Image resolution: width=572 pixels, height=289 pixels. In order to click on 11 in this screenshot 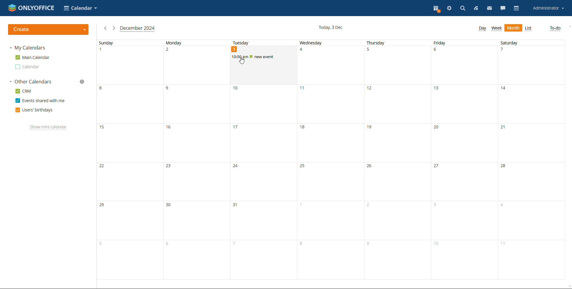, I will do `click(330, 104)`.